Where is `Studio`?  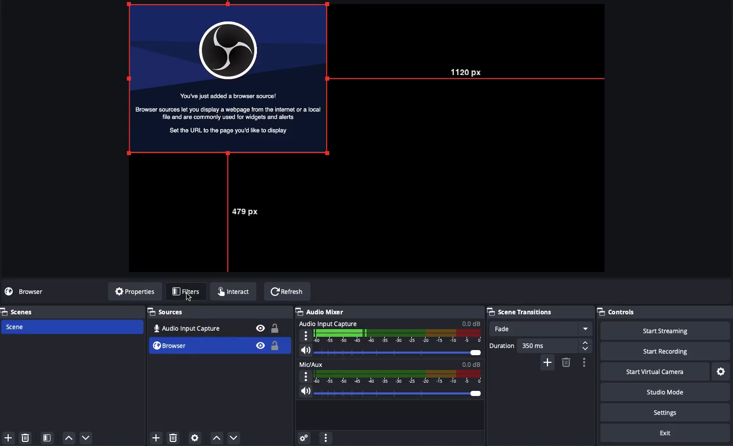
Studio is located at coordinates (664, 392).